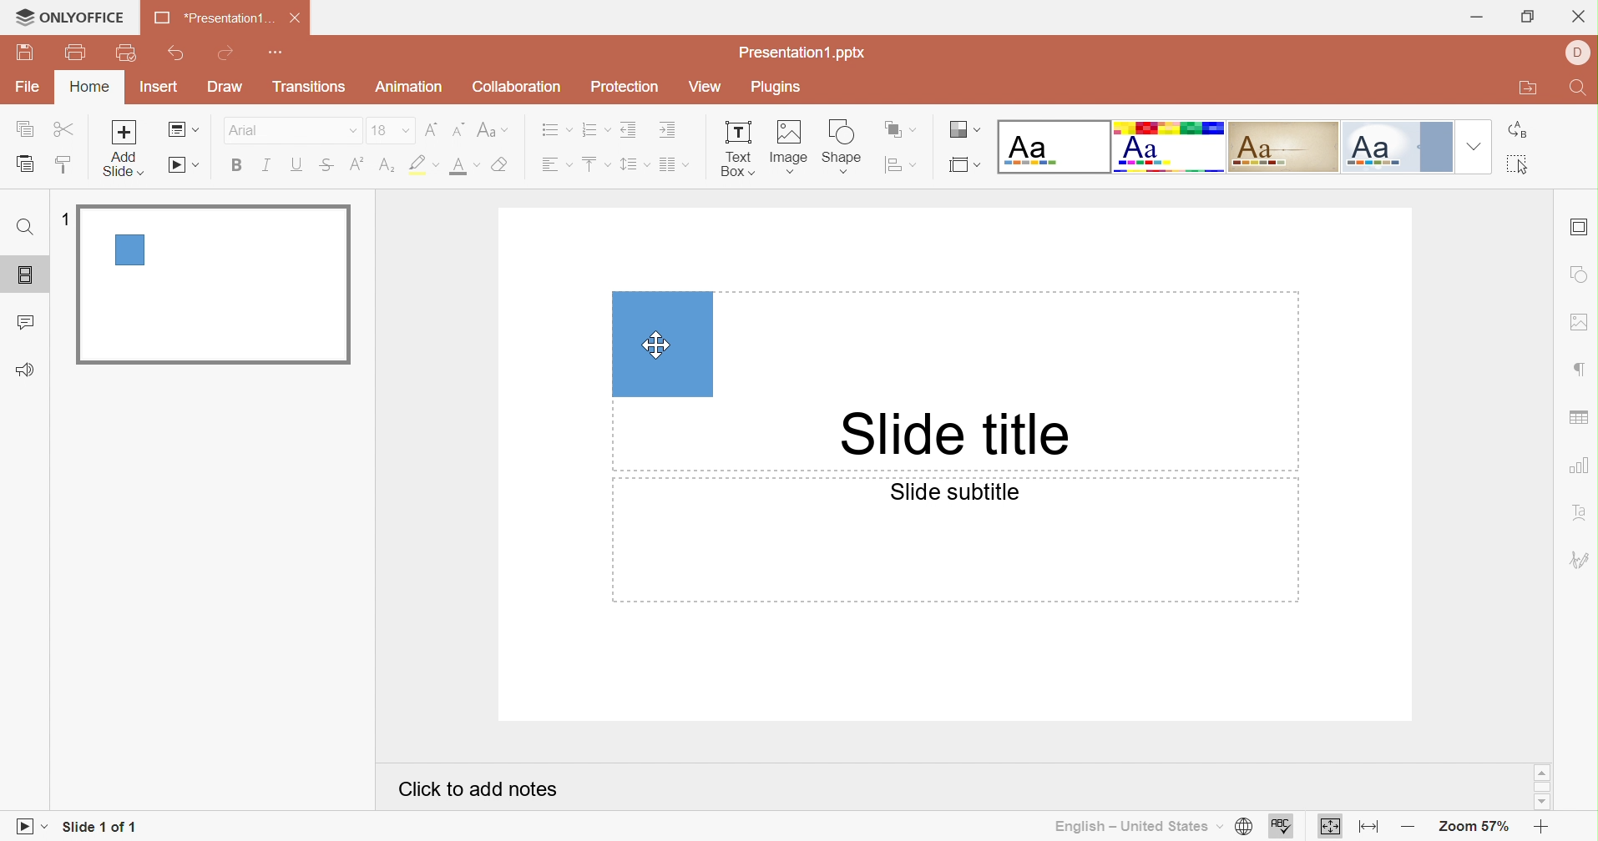 The width and height of the screenshot is (1598, 841). Describe the element at coordinates (1578, 419) in the screenshot. I see `Table settings` at that location.